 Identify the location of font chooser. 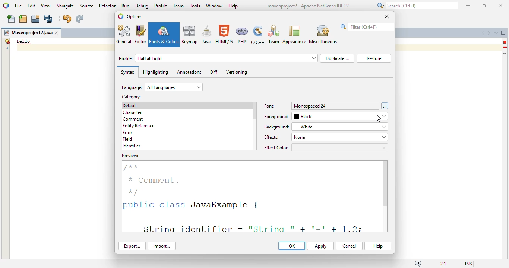
(385, 106).